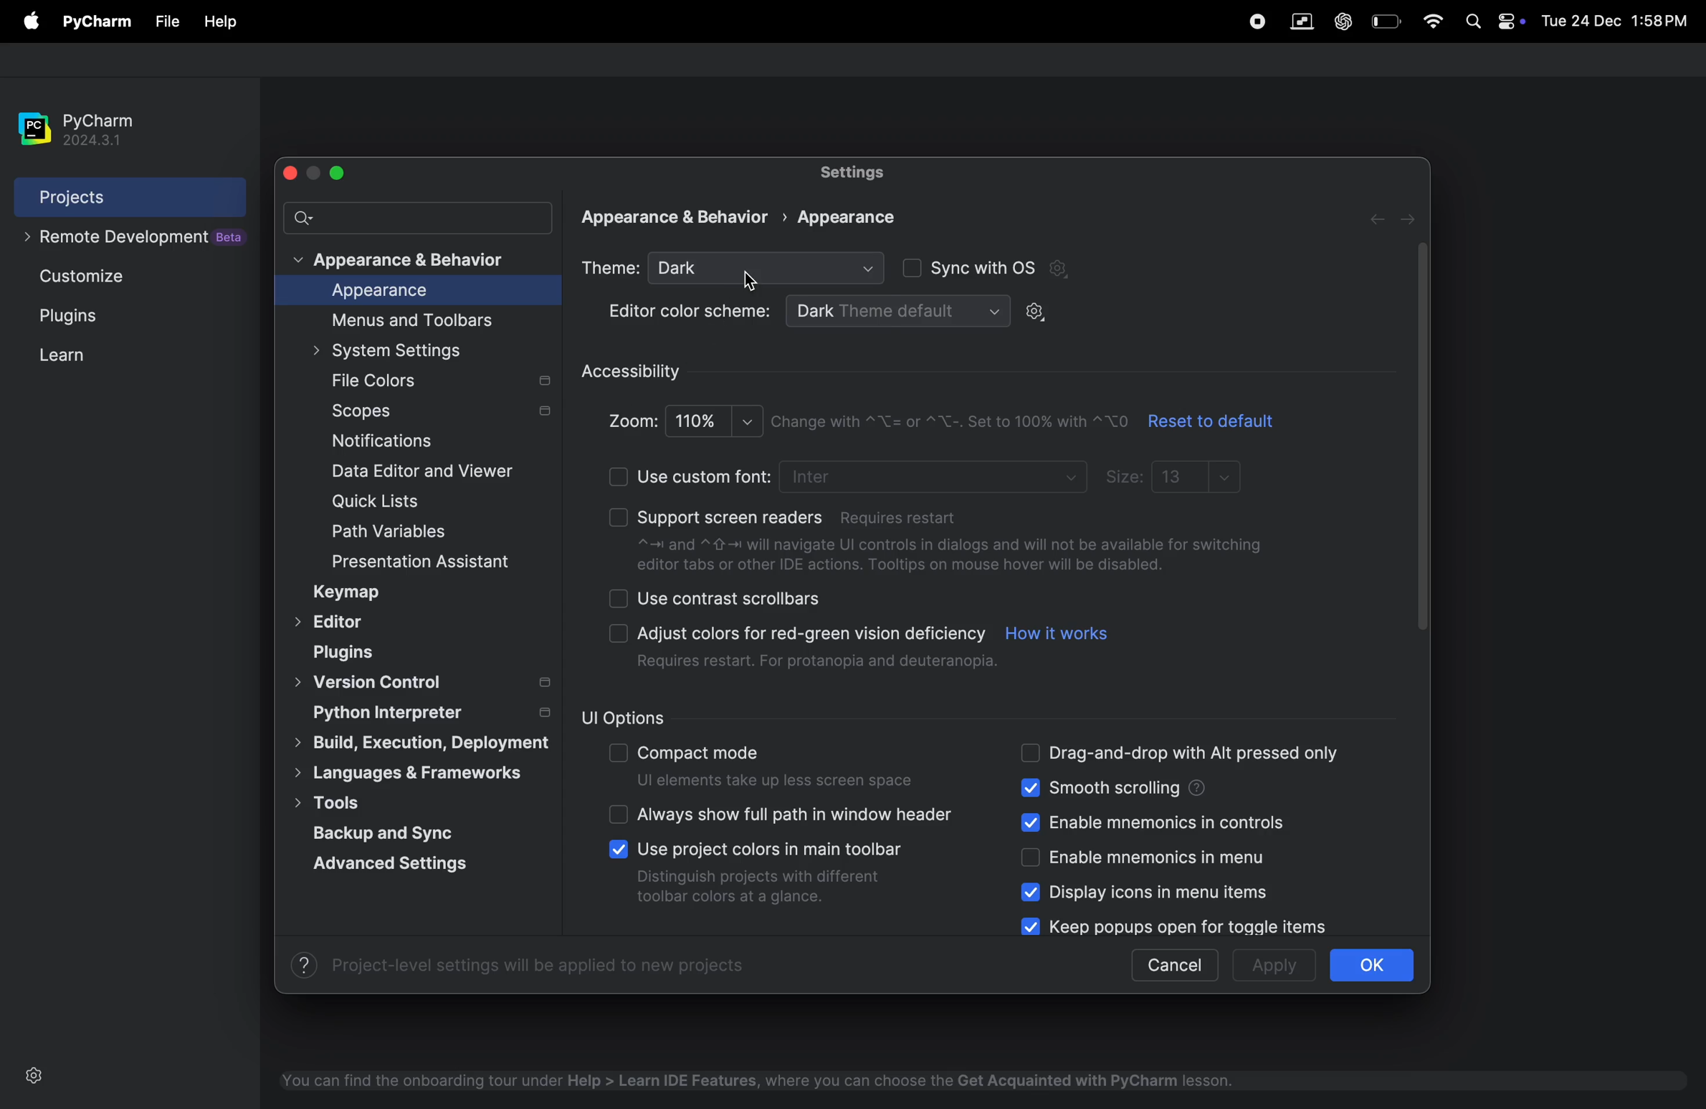 Image resolution: width=1706 pixels, height=1109 pixels. What do you see at coordinates (1407, 219) in the screenshot?
I see `next` at bounding box center [1407, 219].